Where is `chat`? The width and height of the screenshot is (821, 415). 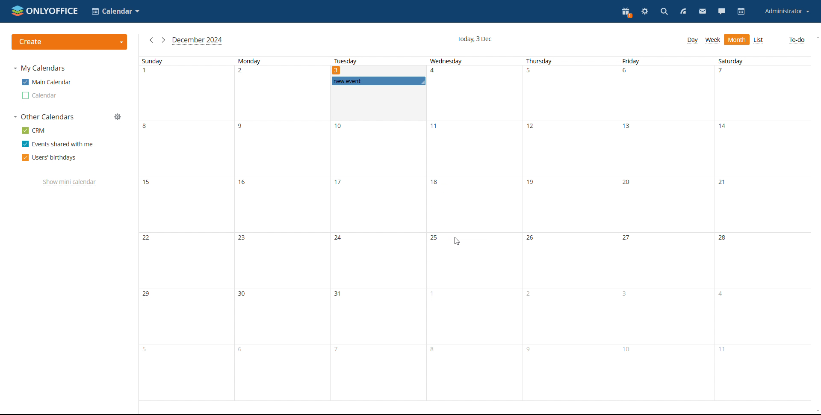 chat is located at coordinates (722, 12).